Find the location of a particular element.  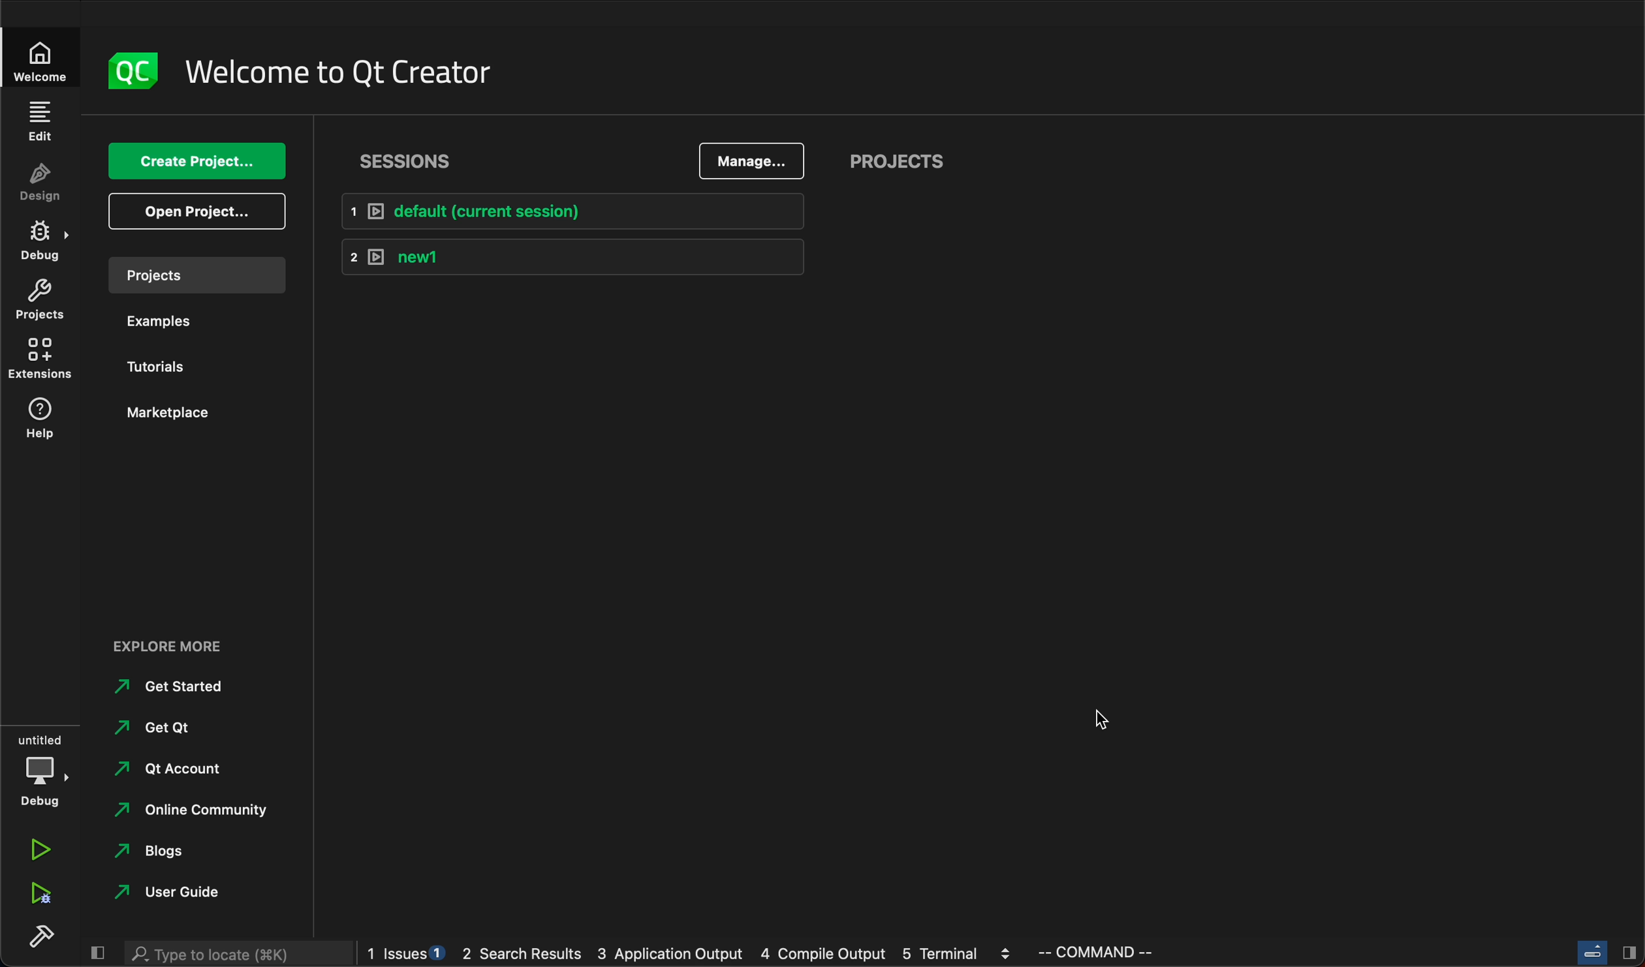

tutorial is located at coordinates (160, 365).